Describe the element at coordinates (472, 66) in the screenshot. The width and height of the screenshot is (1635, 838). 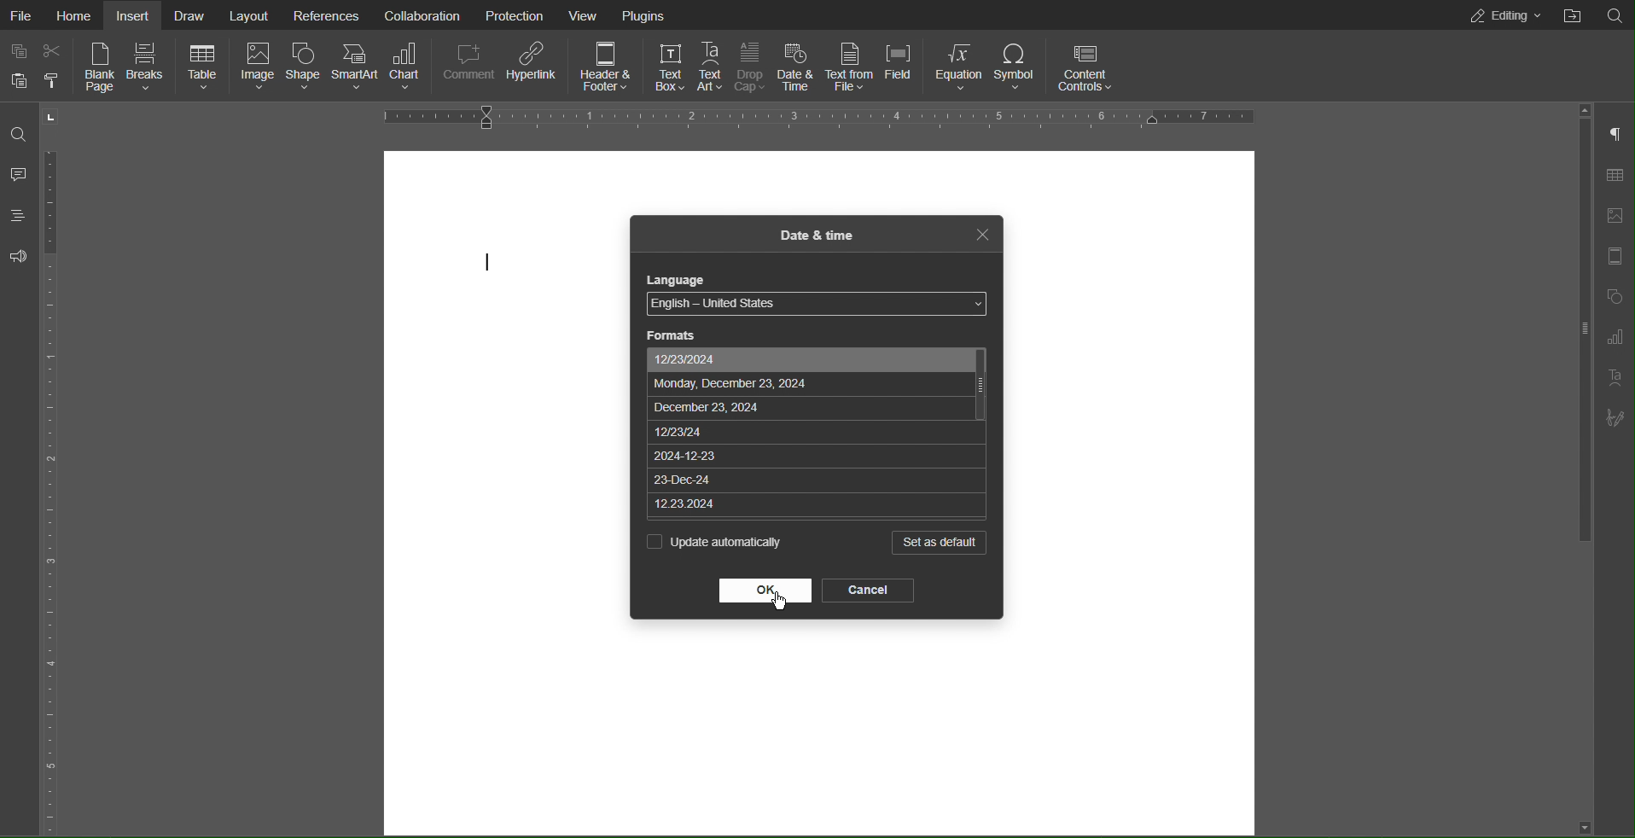
I see `Comment` at that location.